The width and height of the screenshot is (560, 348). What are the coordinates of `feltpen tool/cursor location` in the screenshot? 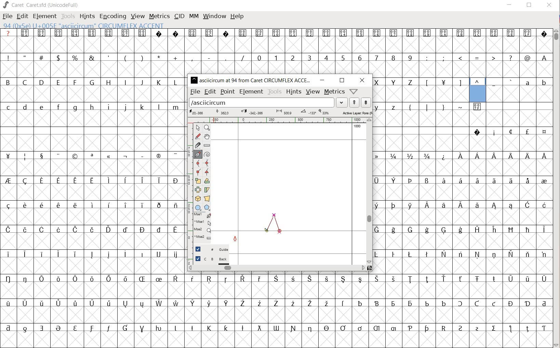 It's located at (235, 241).